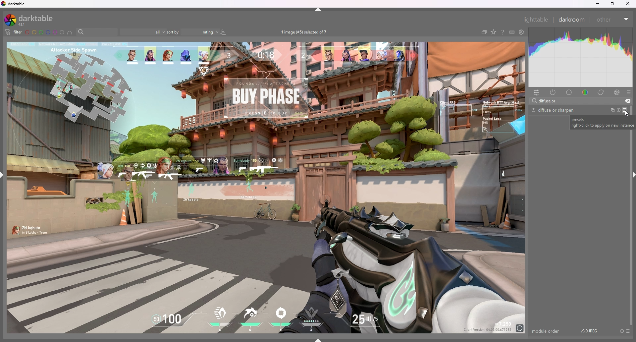 The height and width of the screenshot is (342, 636). What do you see at coordinates (32, 20) in the screenshot?
I see `darktable` at bounding box center [32, 20].